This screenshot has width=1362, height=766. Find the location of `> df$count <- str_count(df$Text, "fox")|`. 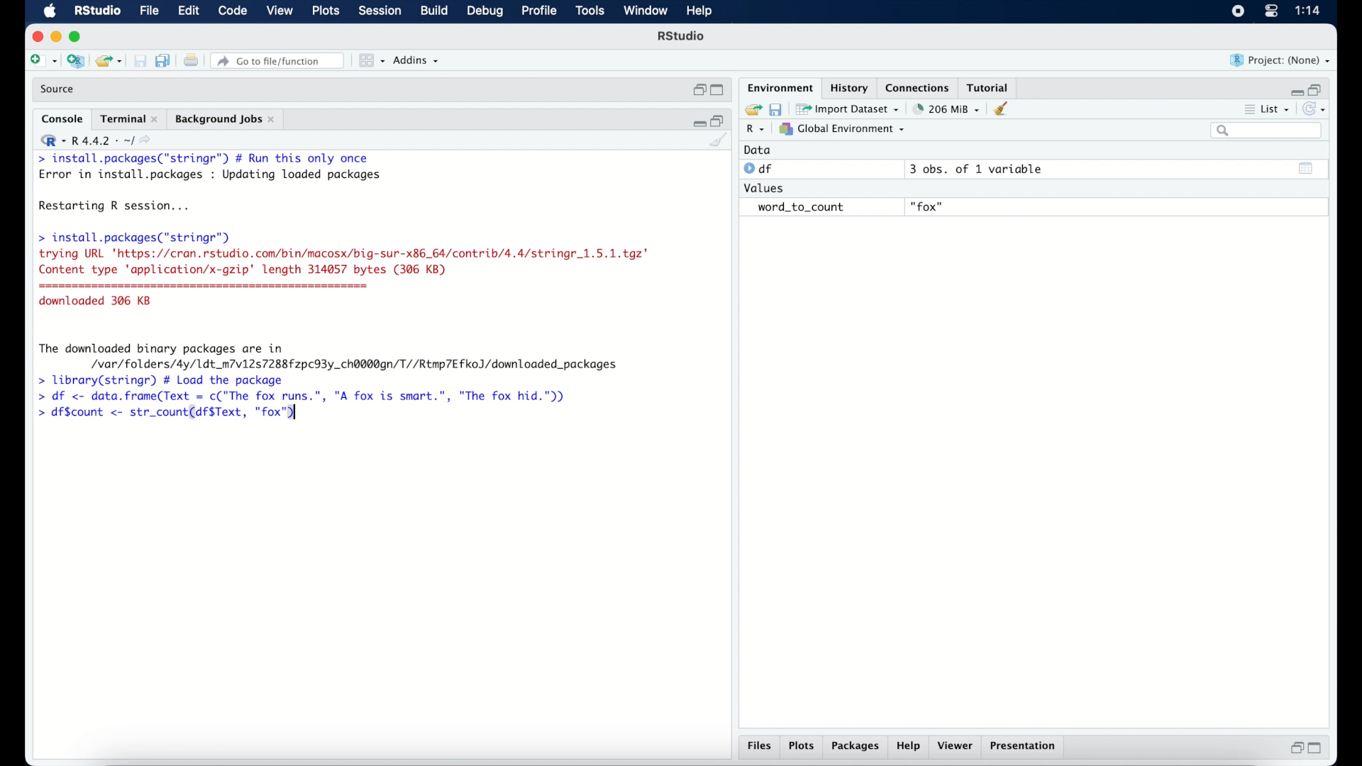

> df$count <- str_count(df$Text, "fox")| is located at coordinates (172, 413).